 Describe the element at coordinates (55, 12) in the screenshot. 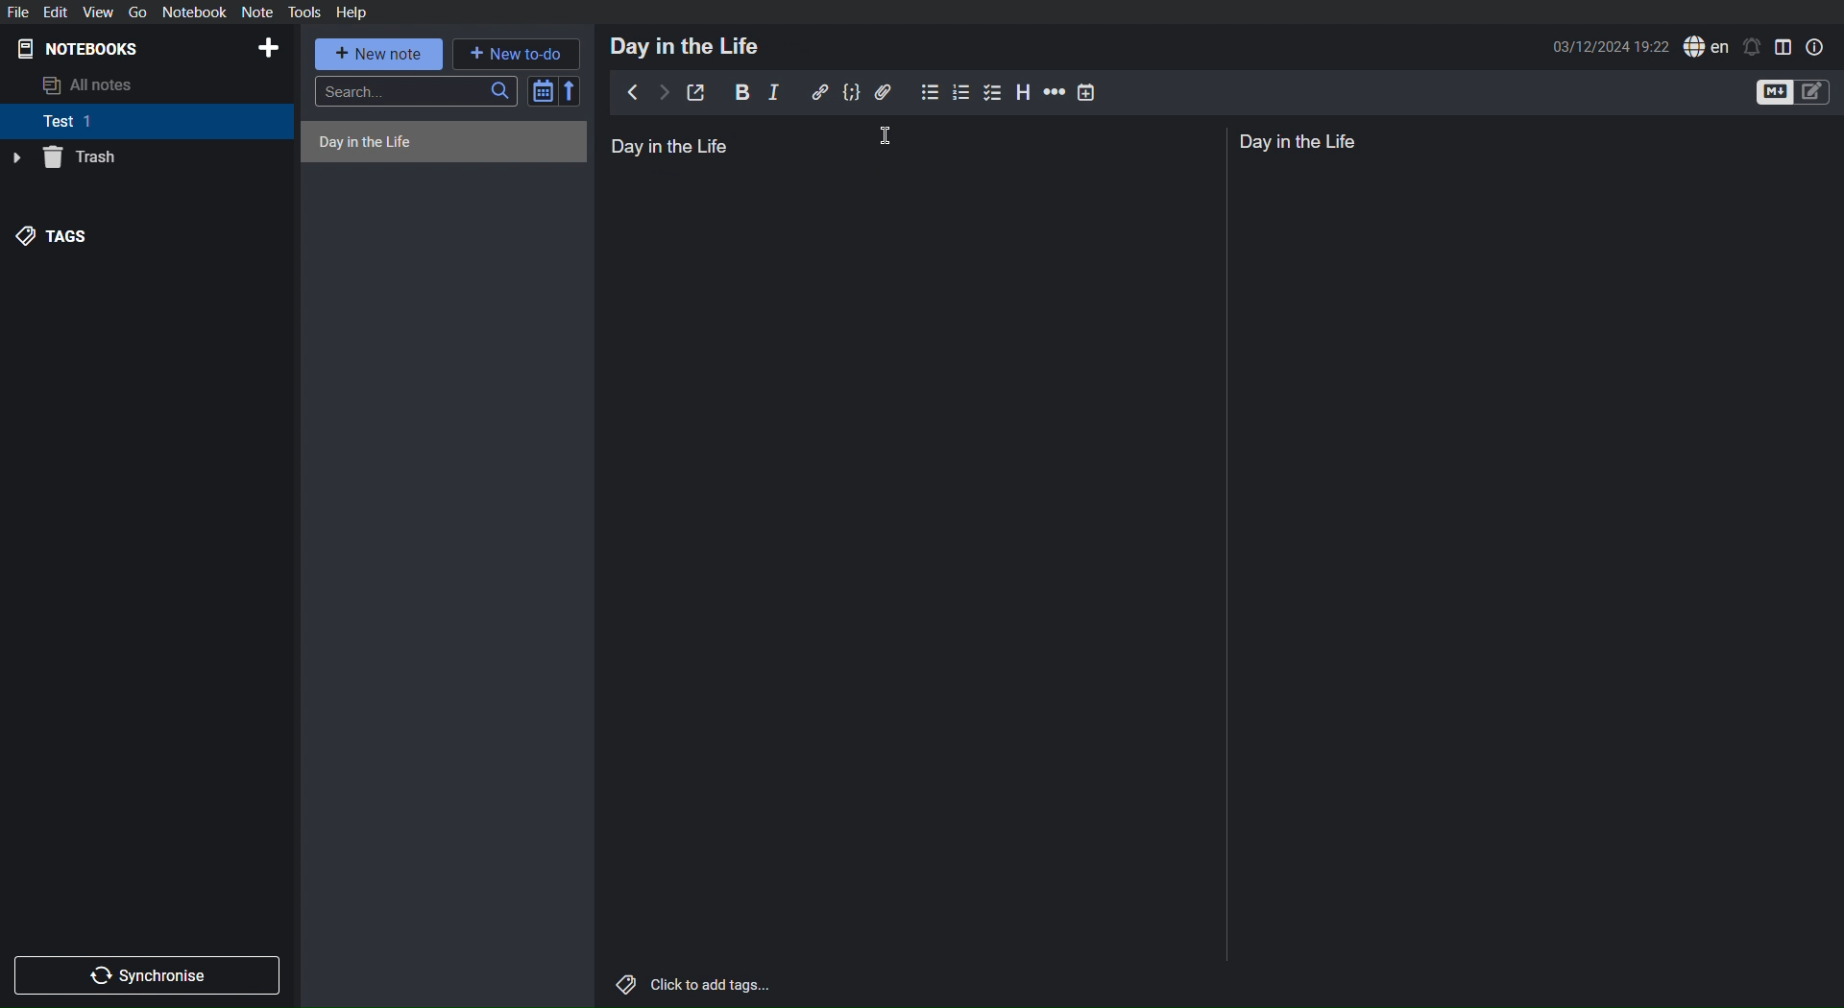

I see `Edit` at that location.